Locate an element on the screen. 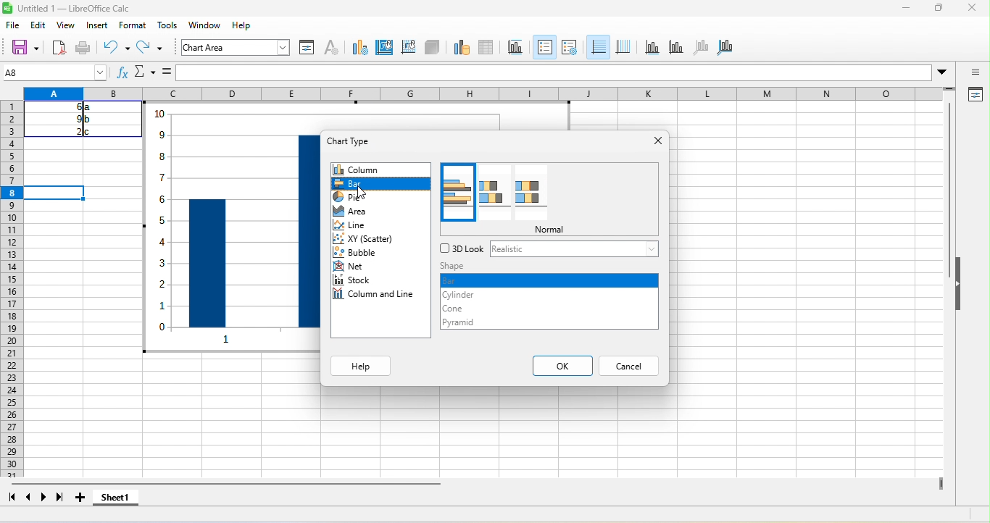  pyramid is located at coordinates (469, 323).